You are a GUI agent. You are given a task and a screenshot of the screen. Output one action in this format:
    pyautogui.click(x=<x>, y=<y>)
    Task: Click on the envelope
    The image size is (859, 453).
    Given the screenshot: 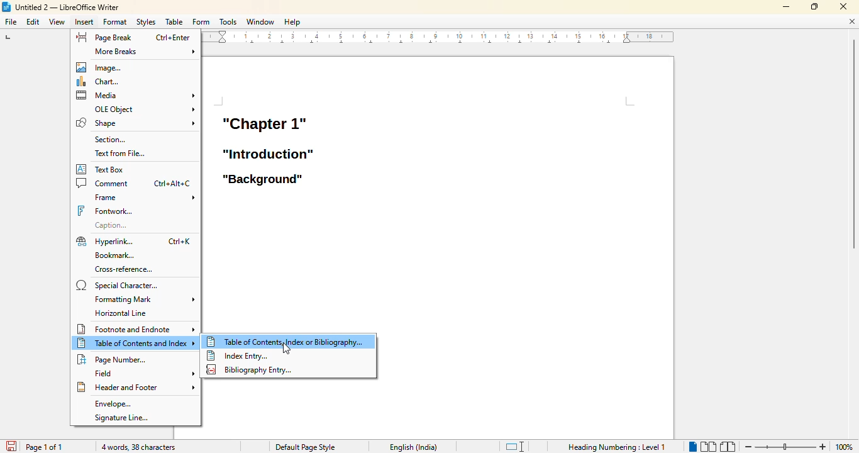 What is the action you would take?
    pyautogui.click(x=114, y=405)
    